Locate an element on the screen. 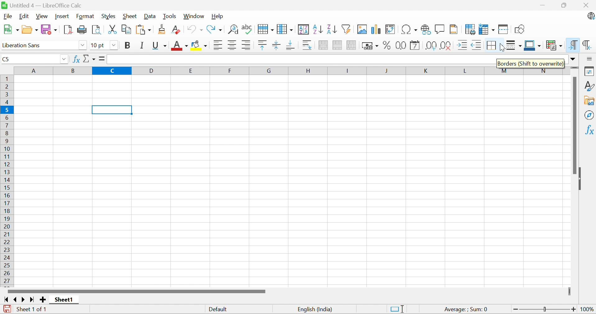  Border color is located at coordinates (532, 46).